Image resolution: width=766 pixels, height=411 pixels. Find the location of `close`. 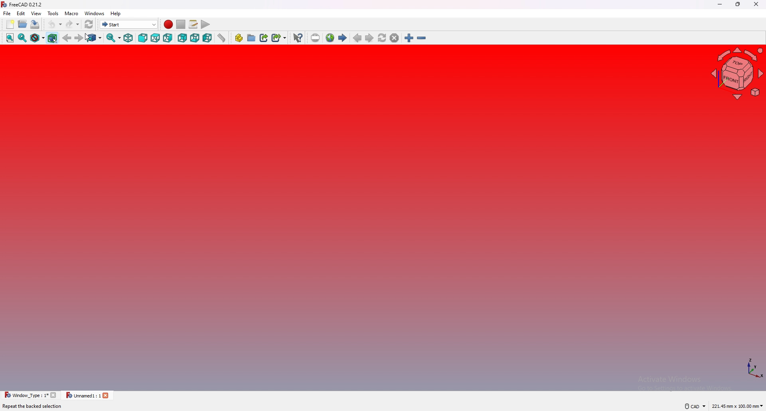

close is located at coordinates (107, 395).